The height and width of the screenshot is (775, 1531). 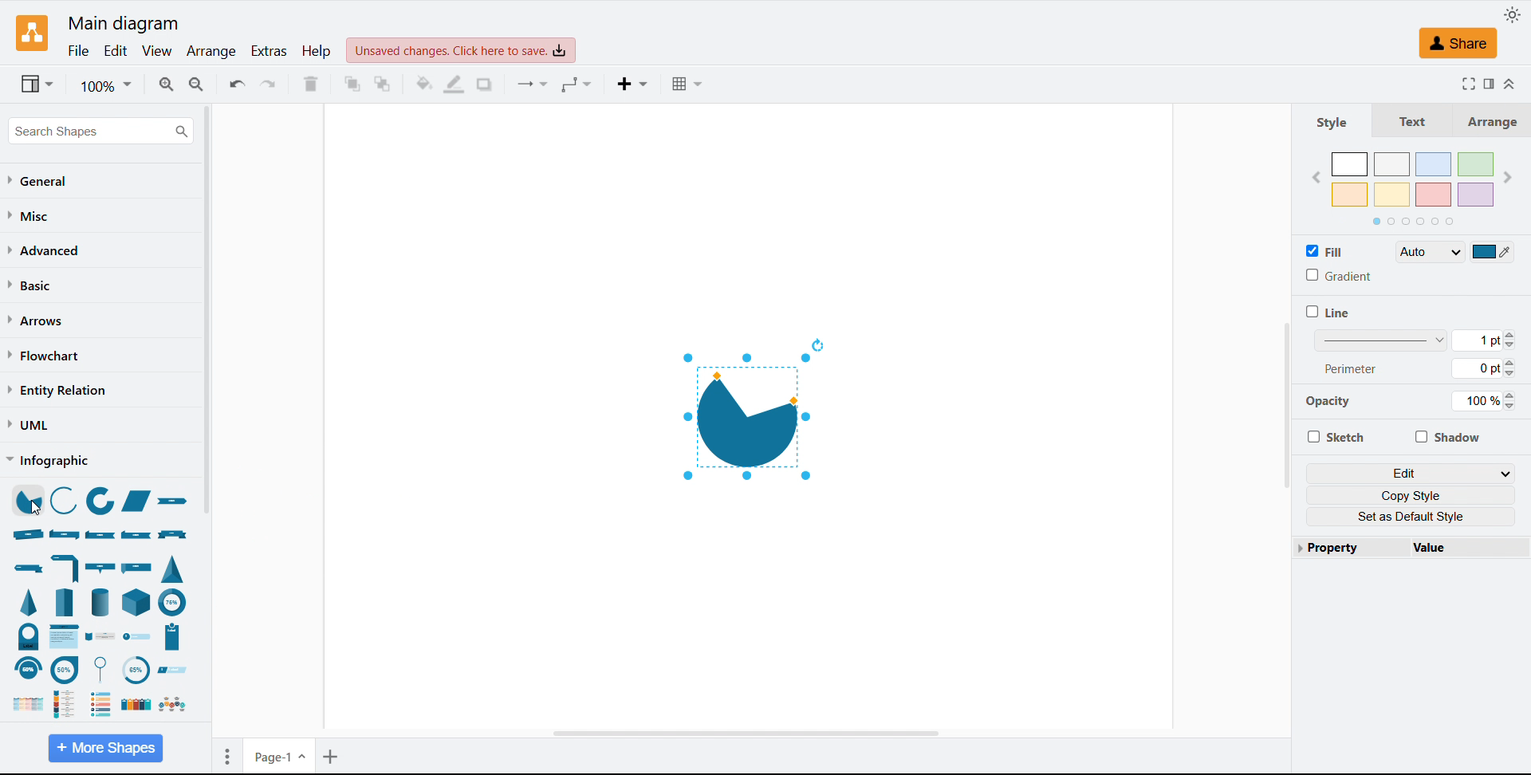 What do you see at coordinates (33, 33) in the screenshot?
I see `Logo ` at bounding box center [33, 33].